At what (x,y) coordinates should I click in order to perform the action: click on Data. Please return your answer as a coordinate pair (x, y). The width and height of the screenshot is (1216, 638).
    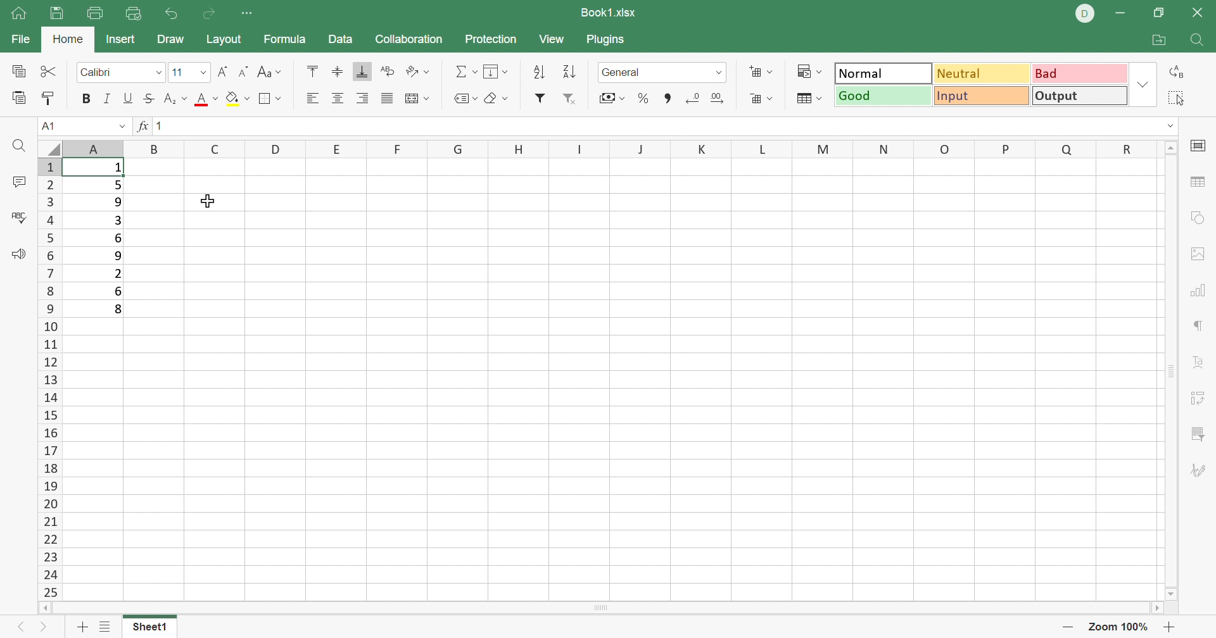
    Looking at the image, I should click on (339, 37).